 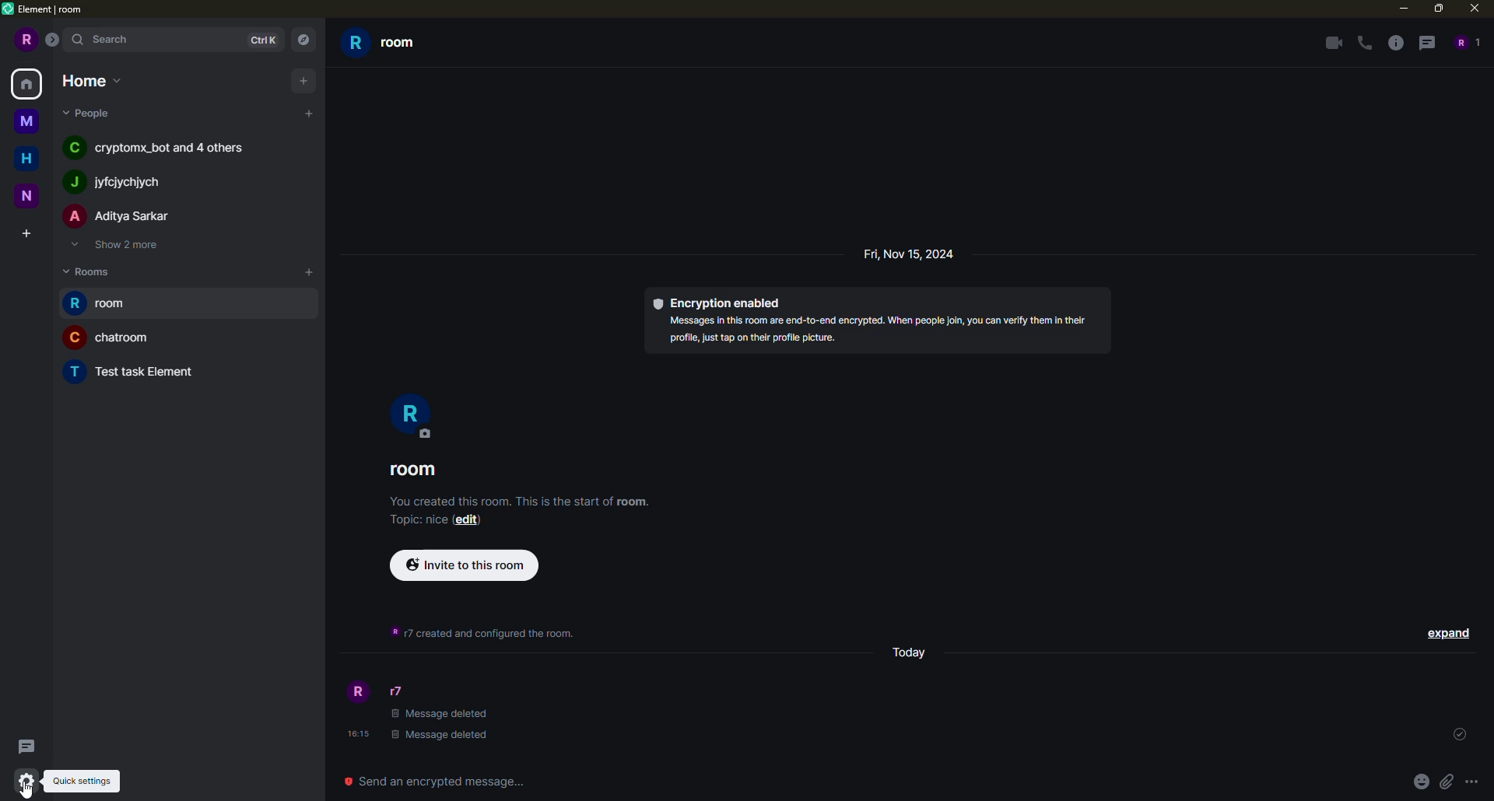 I want to click on edit, so click(x=470, y=521).